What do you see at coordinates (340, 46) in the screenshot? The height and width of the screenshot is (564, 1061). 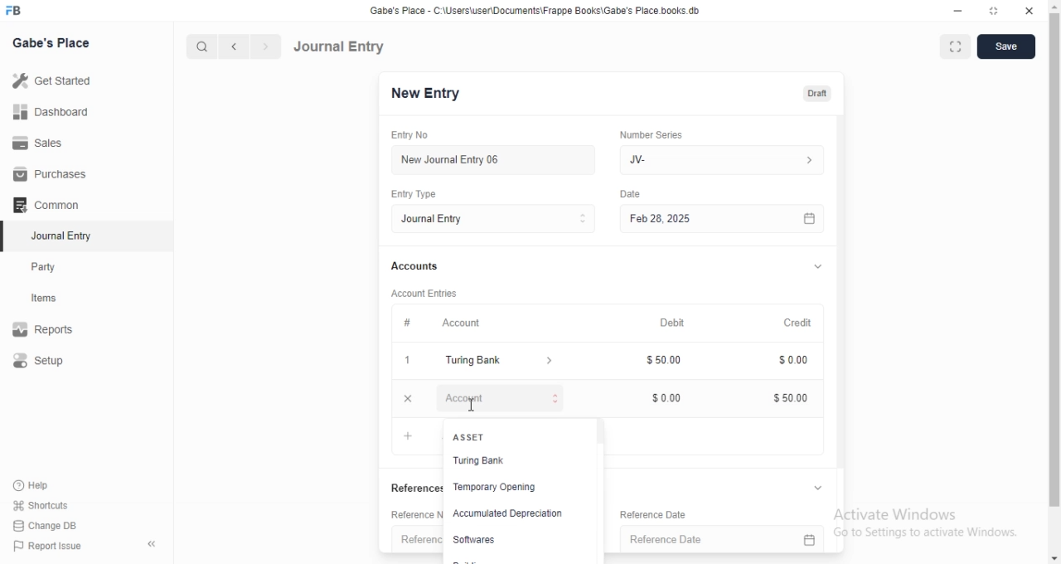 I see `Journal Entry` at bounding box center [340, 46].